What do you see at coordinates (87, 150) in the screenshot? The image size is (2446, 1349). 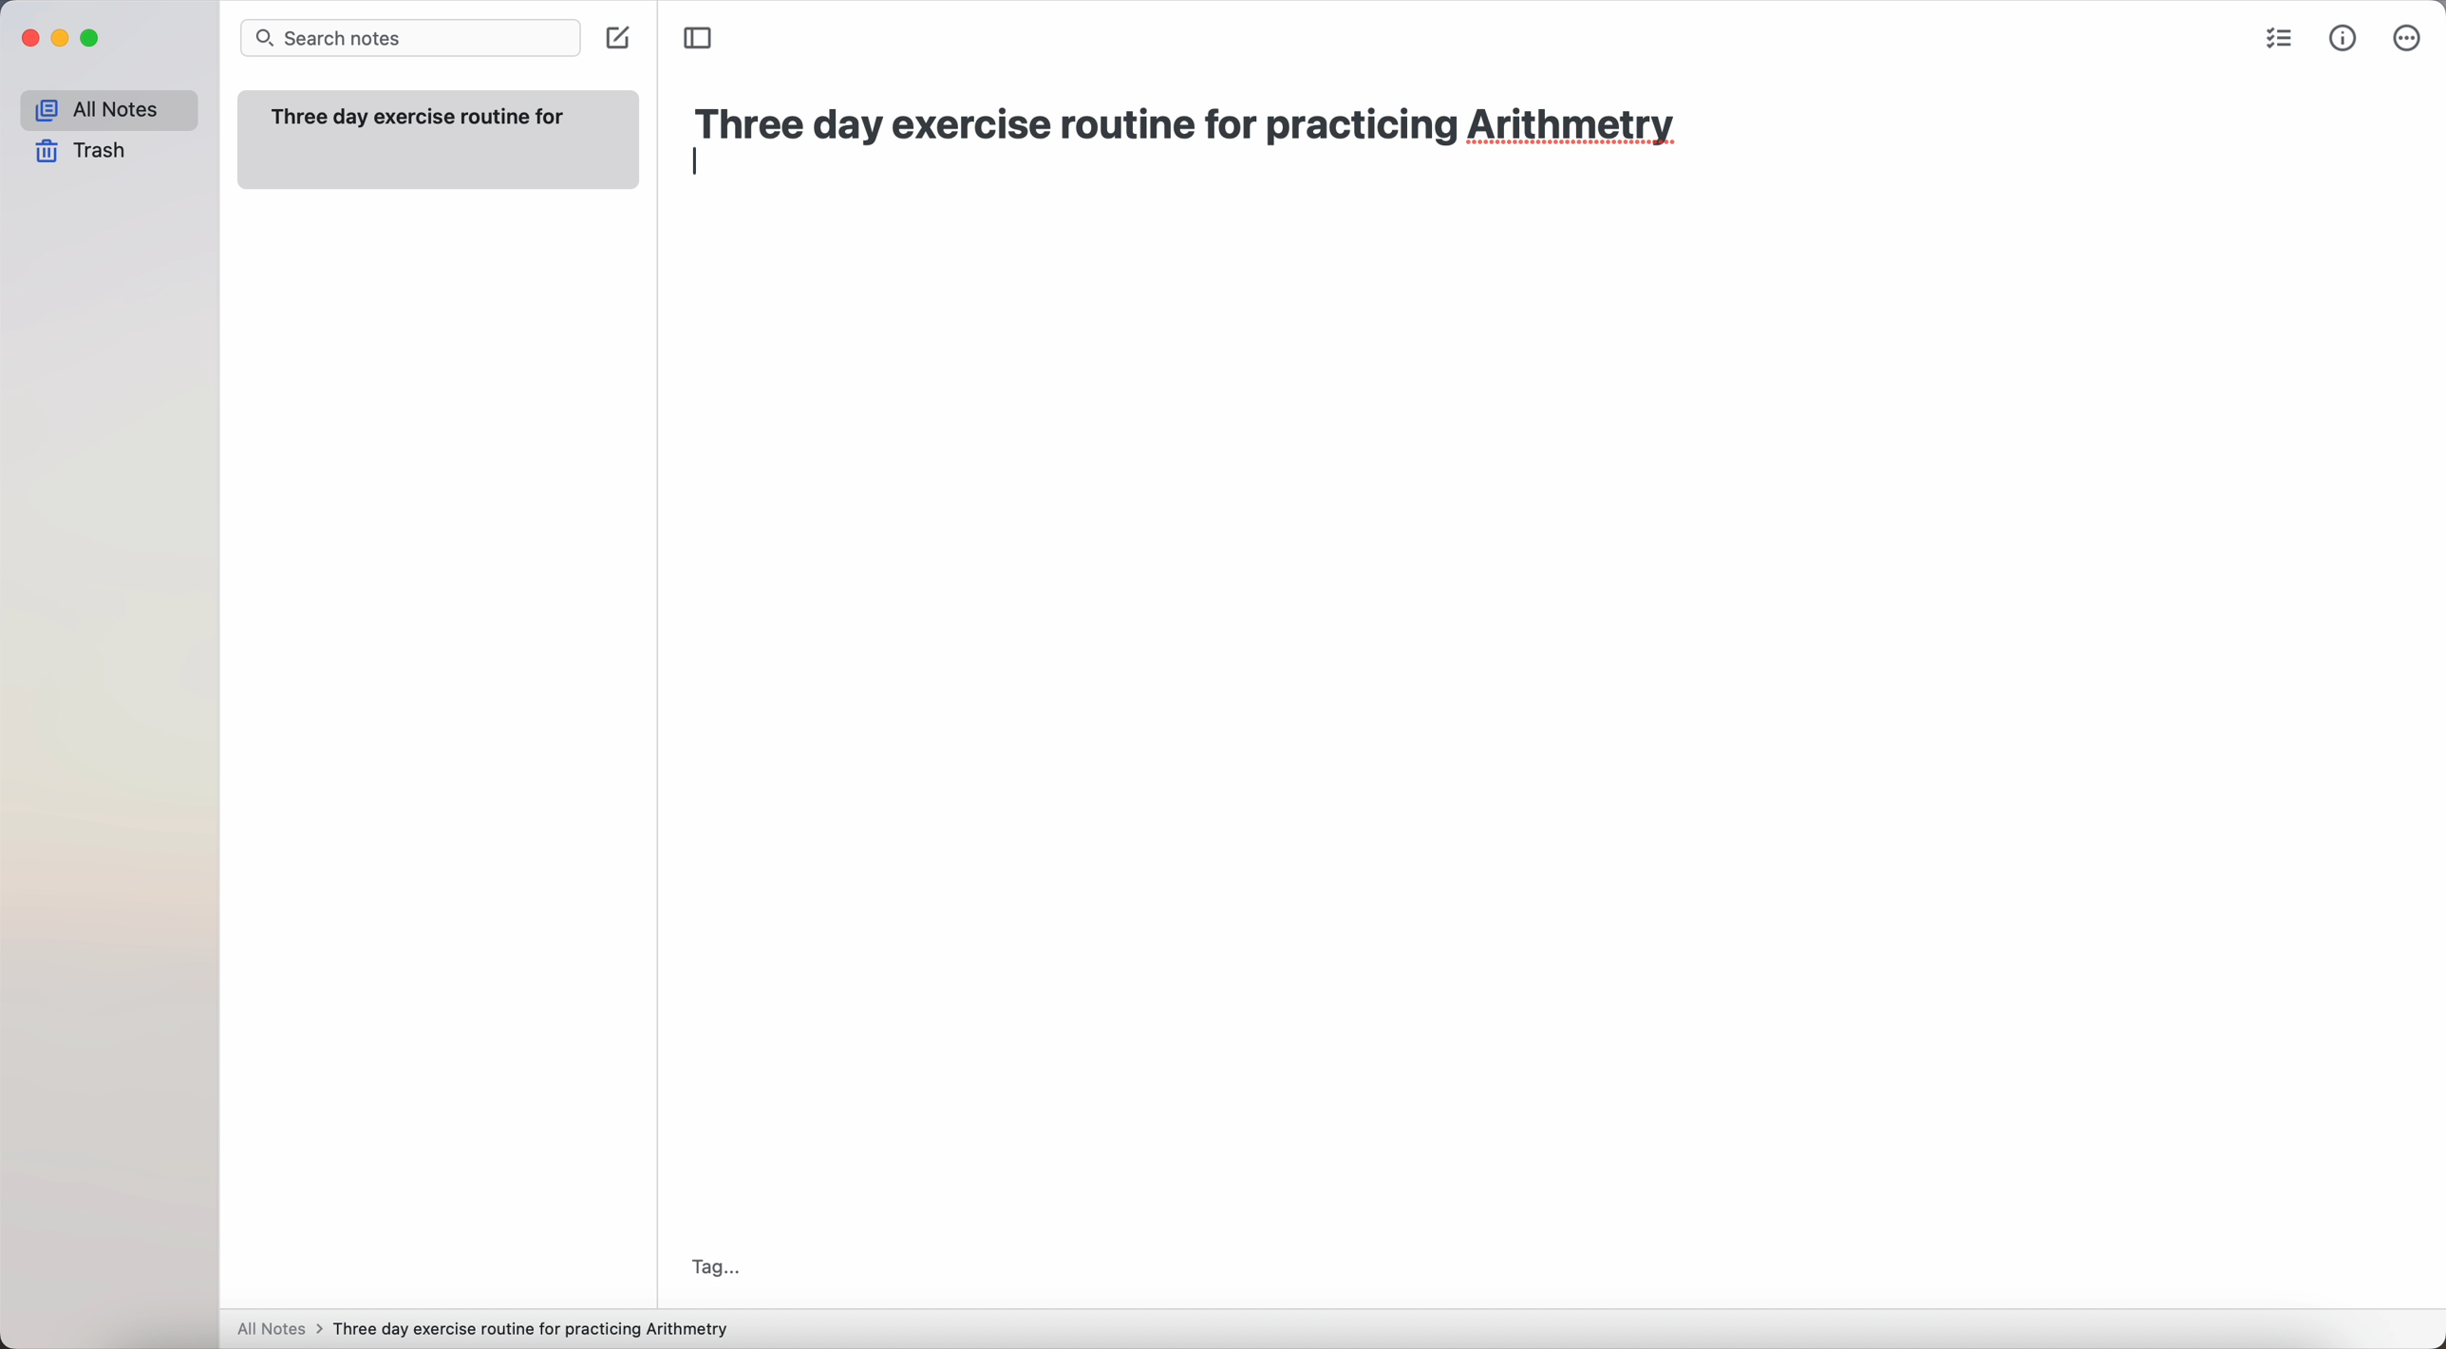 I see `trash` at bounding box center [87, 150].